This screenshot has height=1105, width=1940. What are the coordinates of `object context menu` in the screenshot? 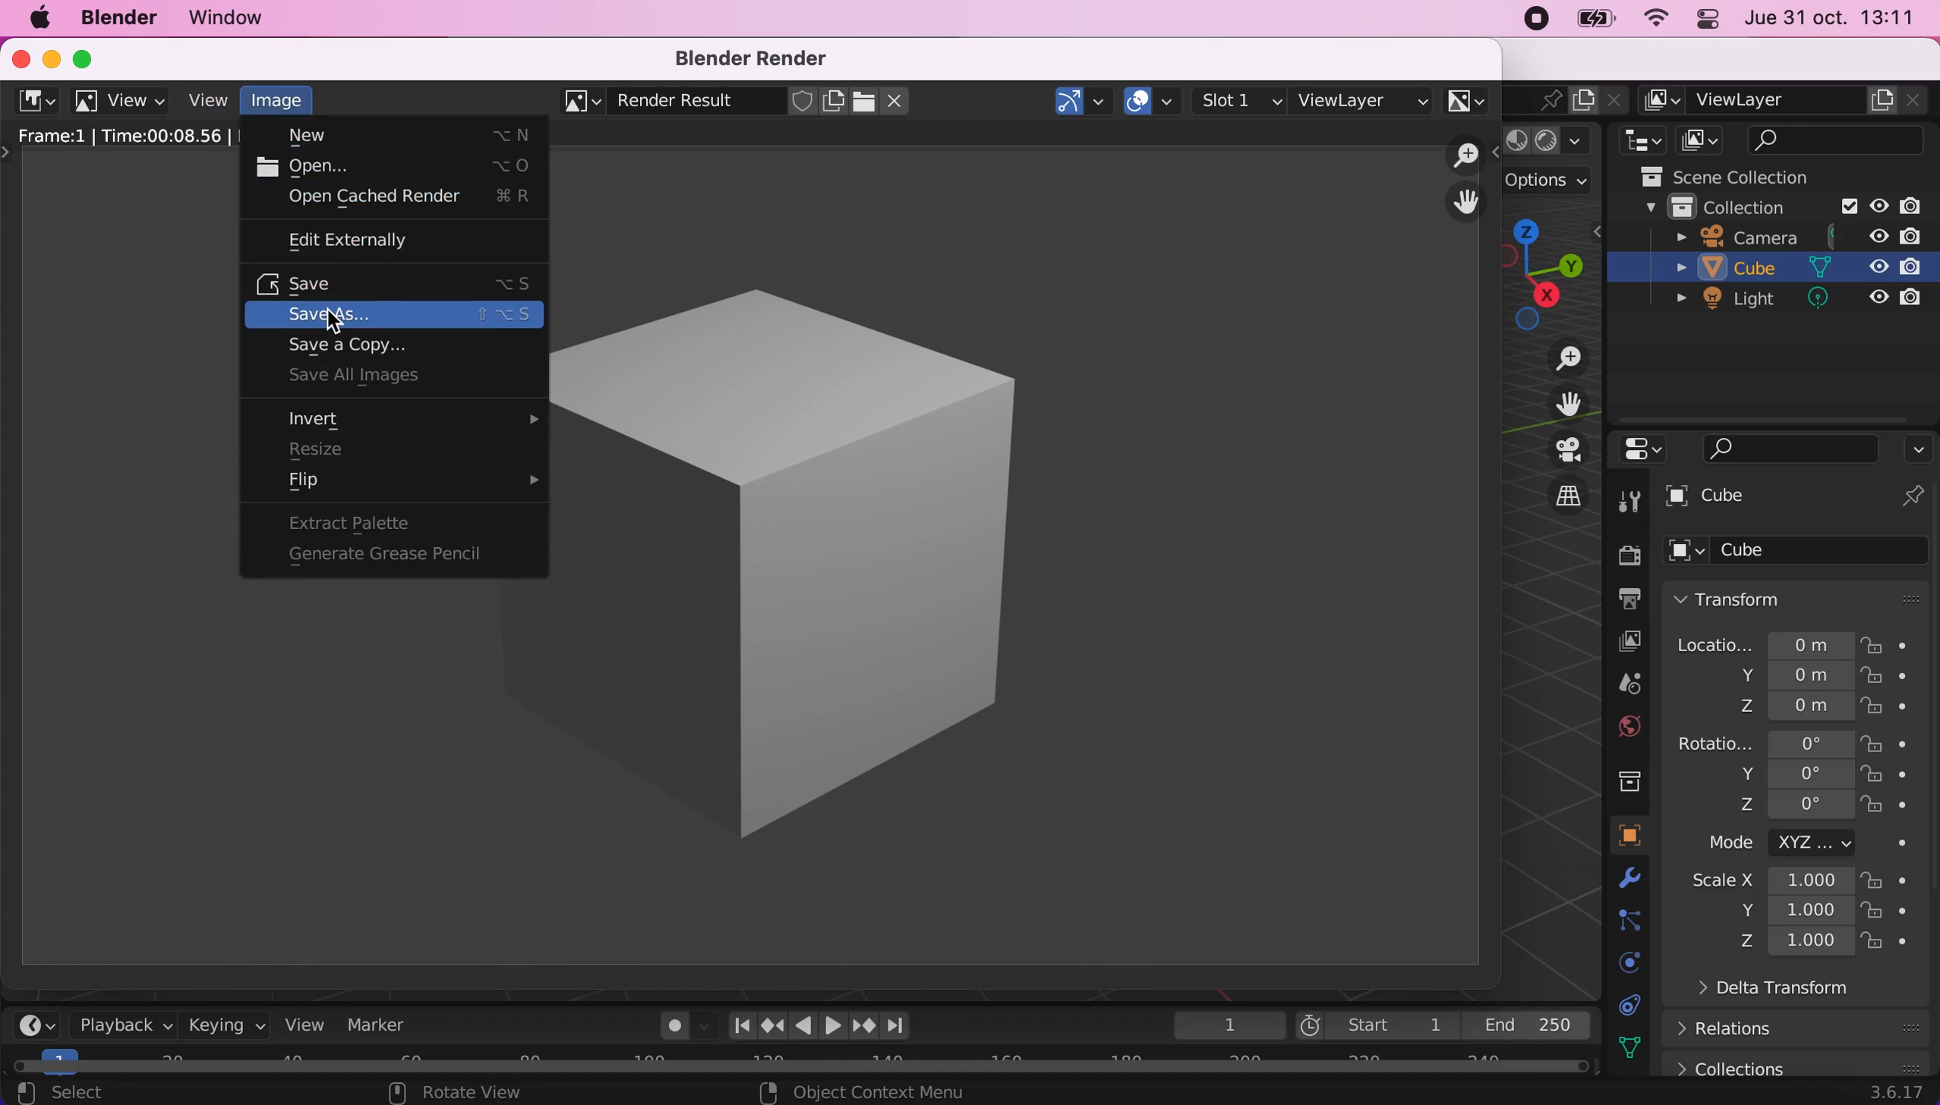 It's located at (866, 1092).